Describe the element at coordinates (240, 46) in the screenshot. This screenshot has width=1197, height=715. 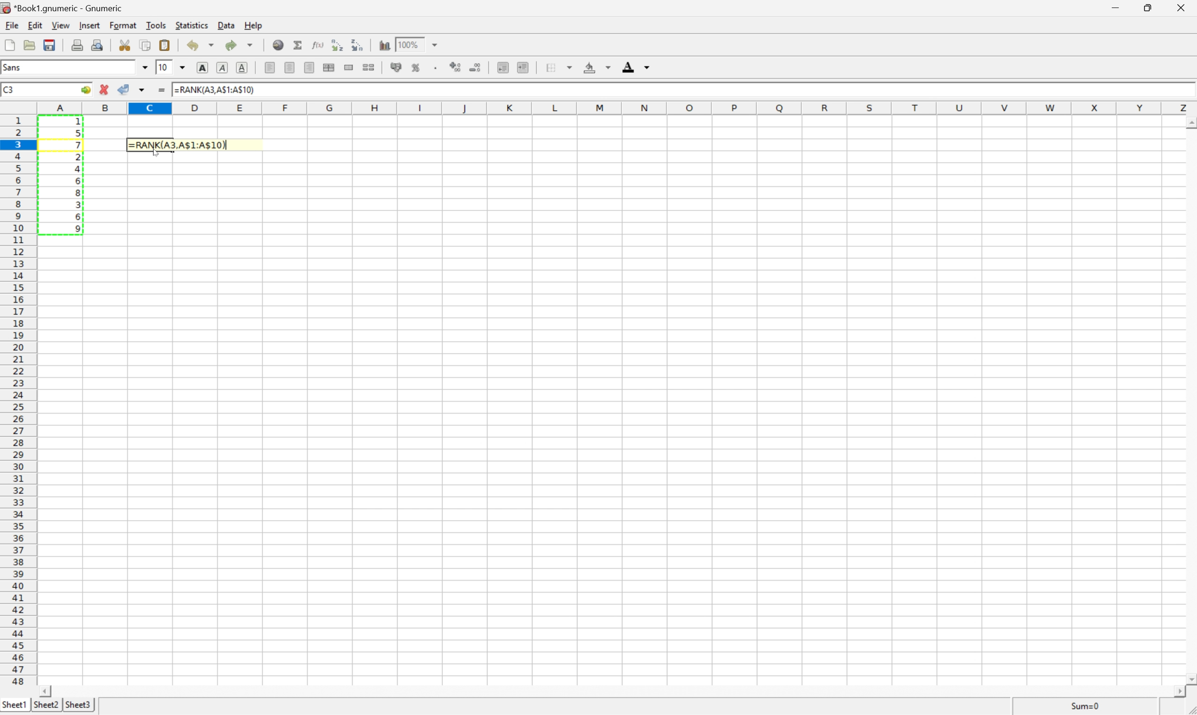
I see `redo` at that location.